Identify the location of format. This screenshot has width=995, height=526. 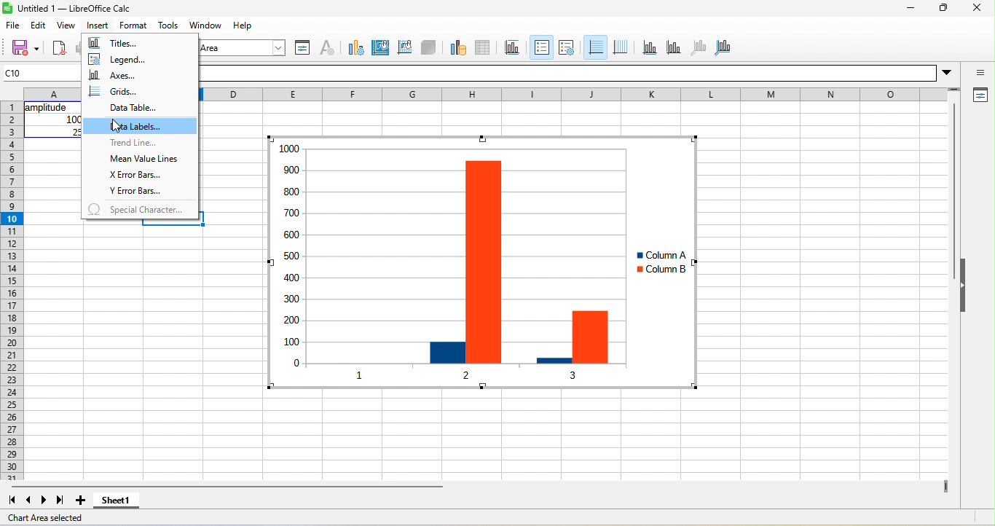
(136, 25).